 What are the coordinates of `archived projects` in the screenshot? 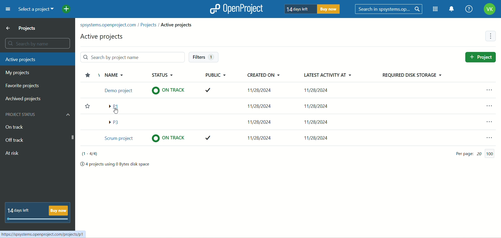 It's located at (24, 99).